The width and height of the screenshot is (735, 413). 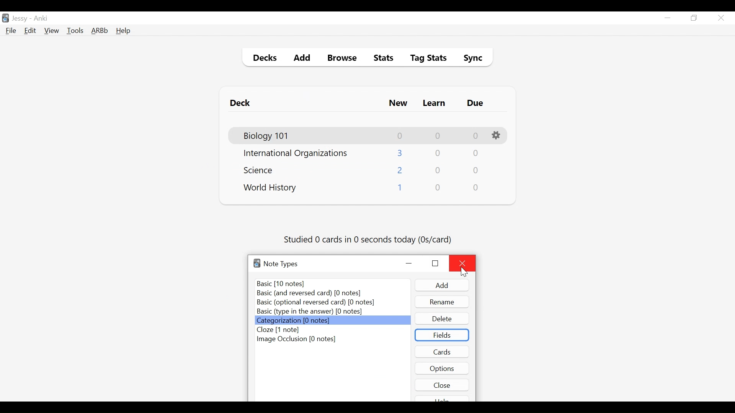 I want to click on Deck, so click(x=242, y=103).